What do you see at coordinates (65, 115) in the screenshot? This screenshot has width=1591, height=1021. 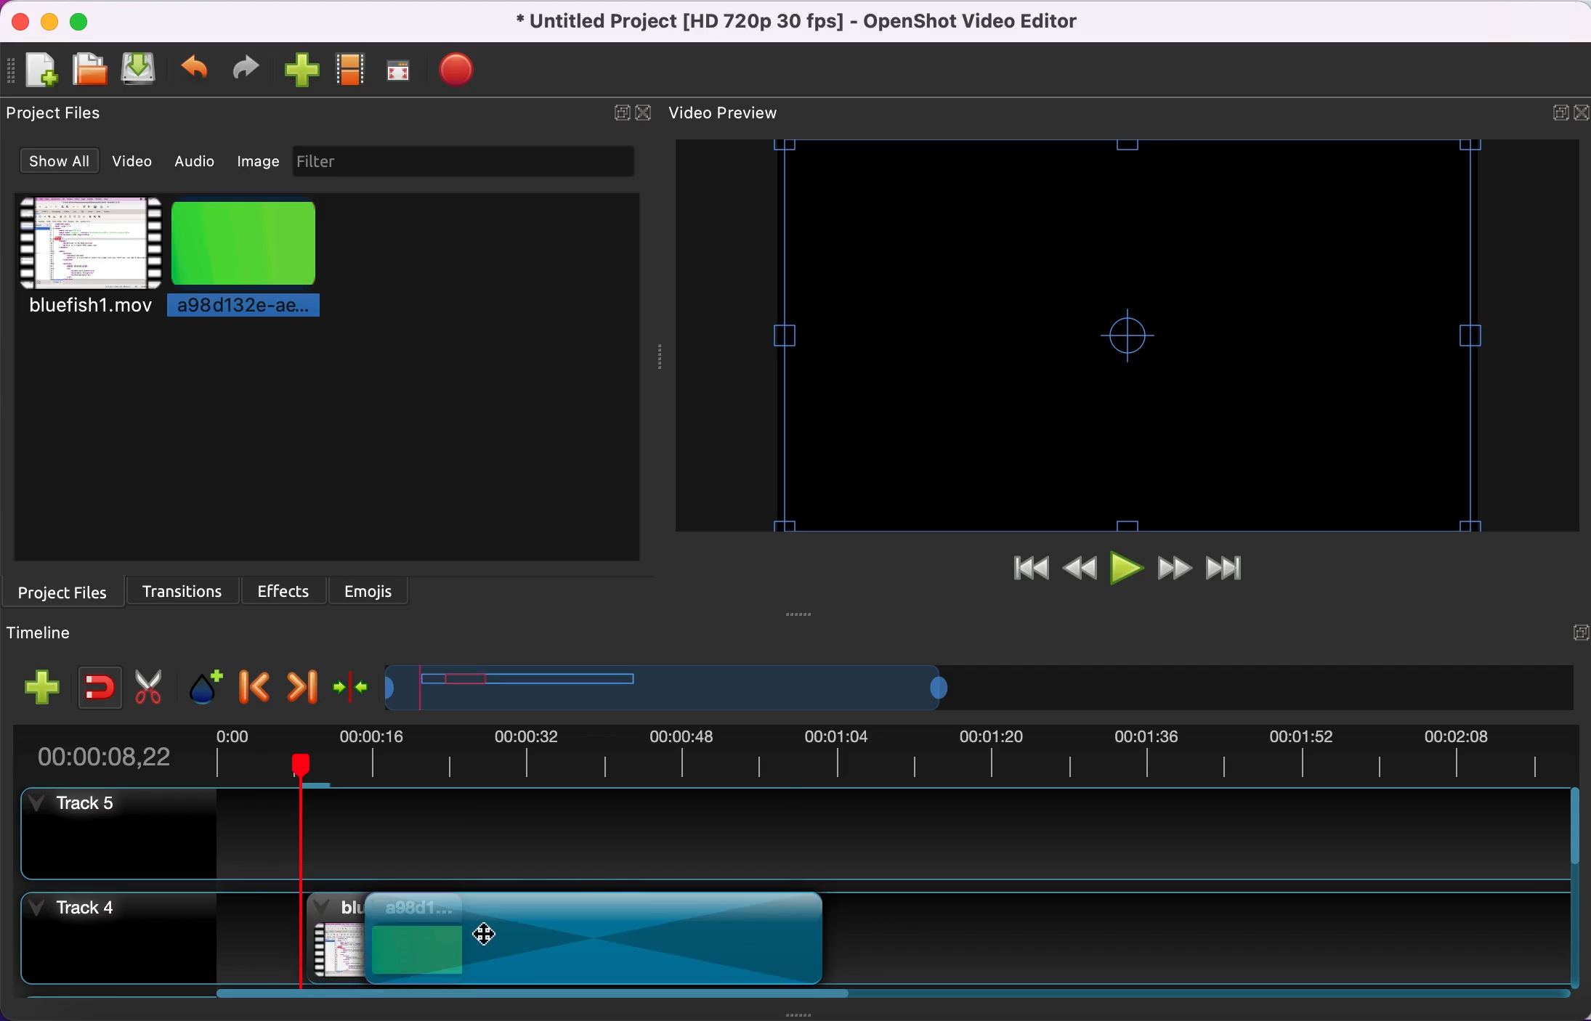 I see `project files` at bounding box center [65, 115].